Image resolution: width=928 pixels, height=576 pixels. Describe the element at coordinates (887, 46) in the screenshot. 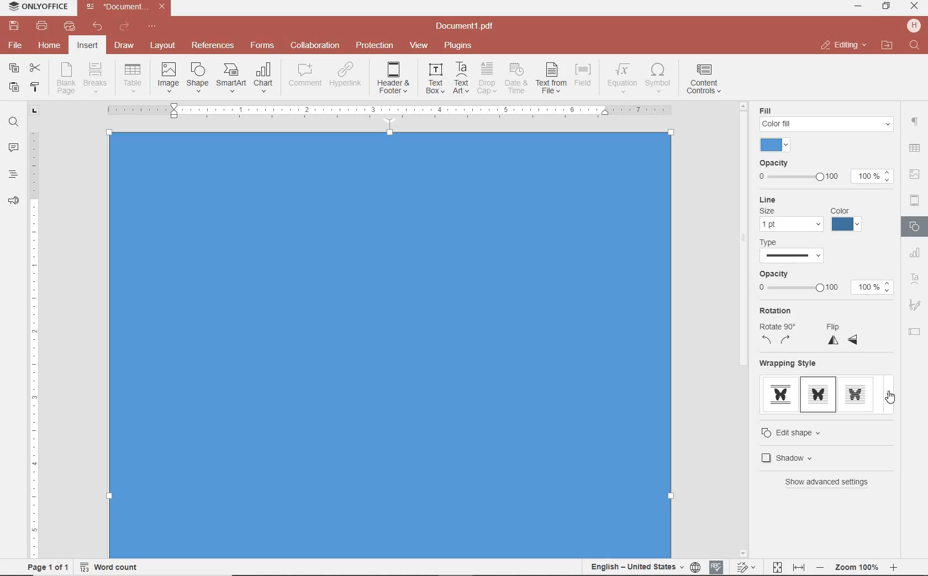

I see `open file location` at that location.